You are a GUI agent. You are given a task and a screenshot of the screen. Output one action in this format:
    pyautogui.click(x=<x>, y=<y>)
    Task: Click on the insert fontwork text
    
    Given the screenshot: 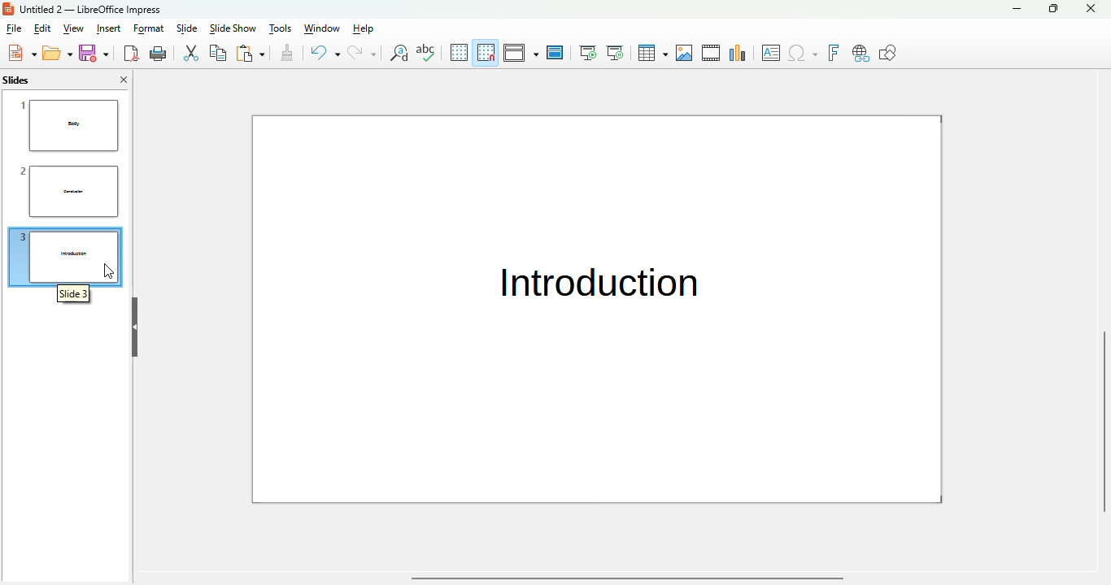 What is the action you would take?
    pyautogui.click(x=833, y=53)
    